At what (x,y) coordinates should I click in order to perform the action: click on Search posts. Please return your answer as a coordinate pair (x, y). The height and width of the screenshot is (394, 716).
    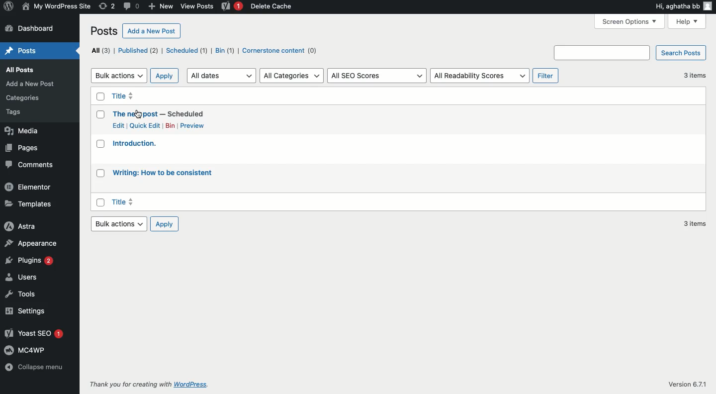
    Looking at the image, I should click on (630, 53).